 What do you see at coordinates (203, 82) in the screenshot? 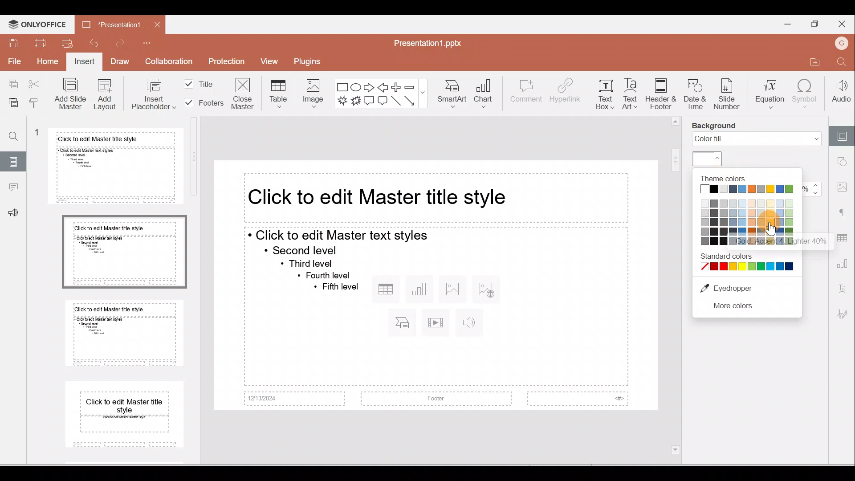
I see `Title` at bounding box center [203, 82].